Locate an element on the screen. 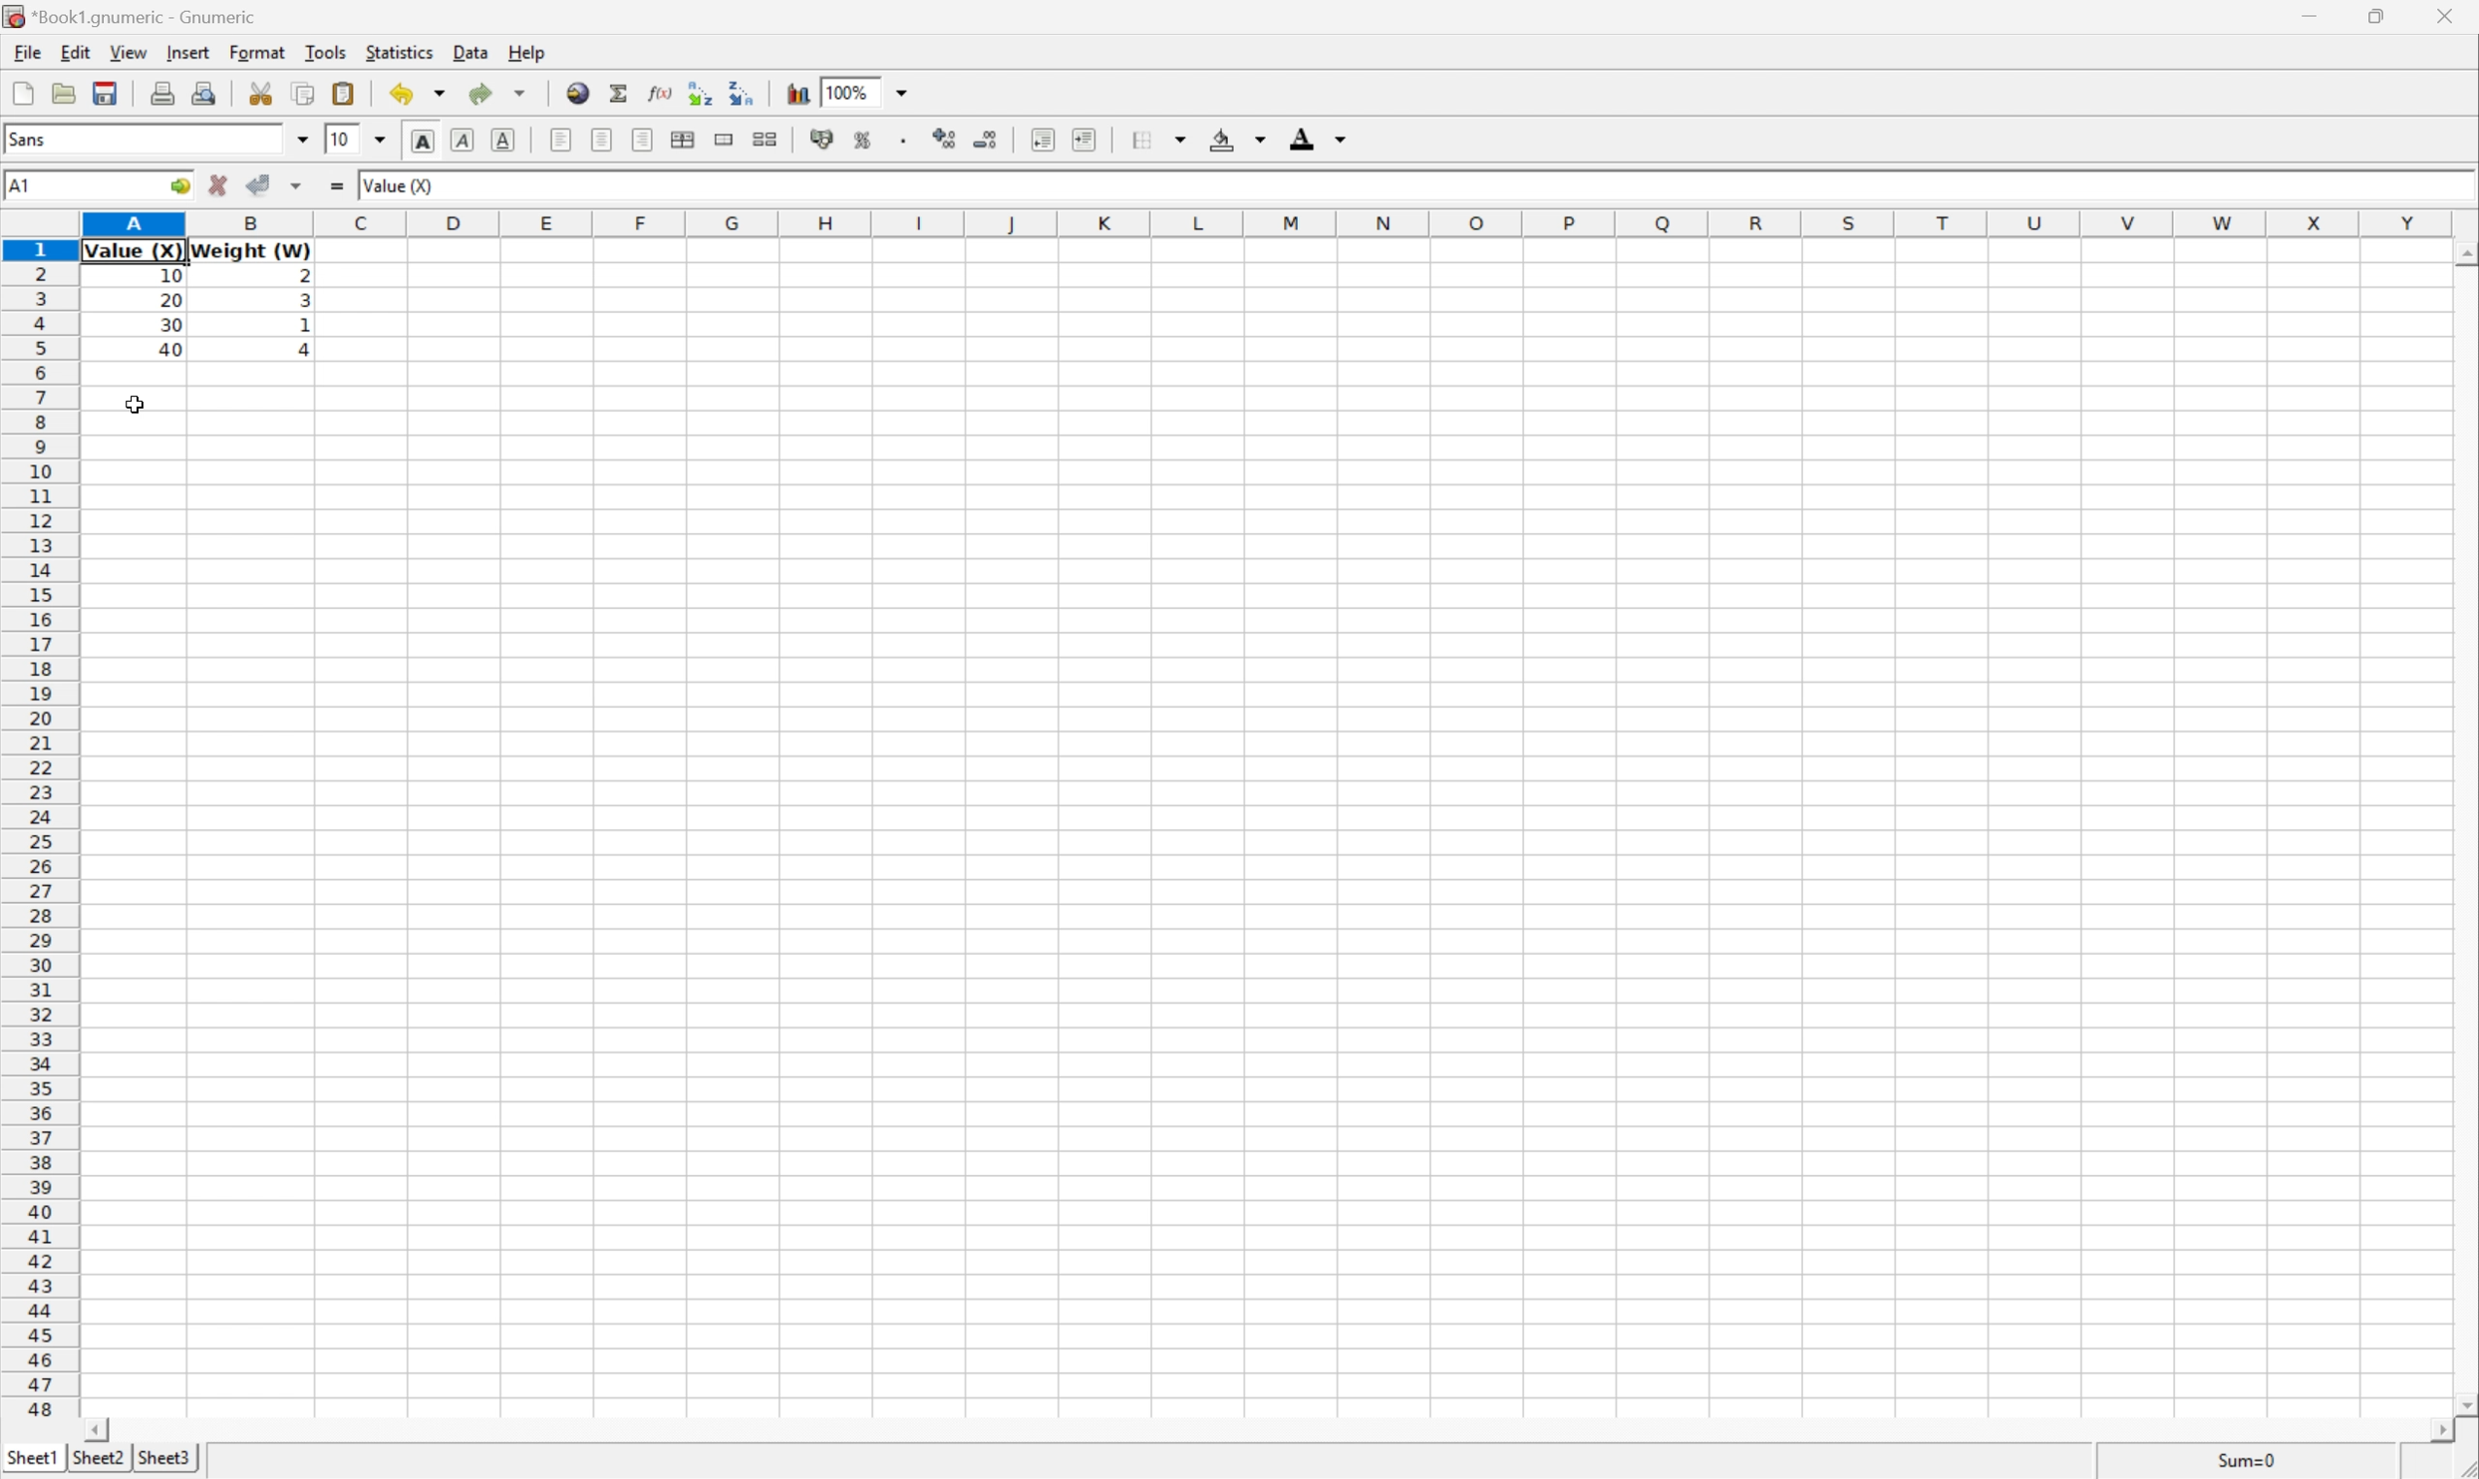 Image resolution: width=2479 pixels, height=1479 pixels. Go to is located at coordinates (180, 185).